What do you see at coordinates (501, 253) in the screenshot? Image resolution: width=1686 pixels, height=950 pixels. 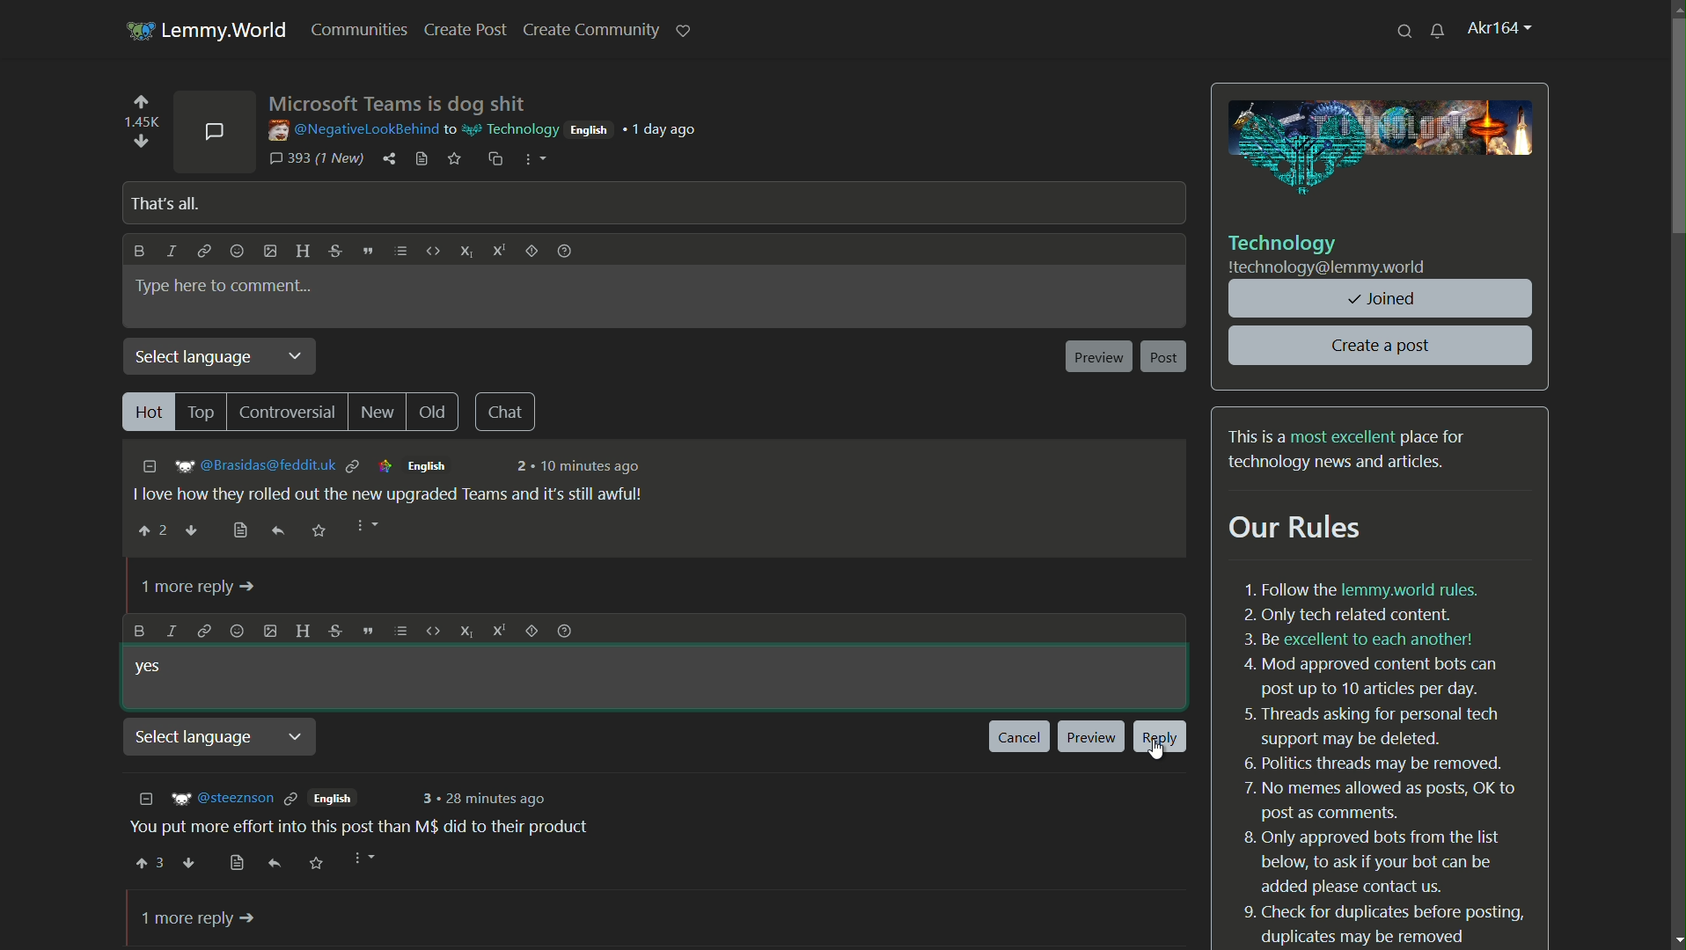 I see `superscript` at bounding box center [501, 253].